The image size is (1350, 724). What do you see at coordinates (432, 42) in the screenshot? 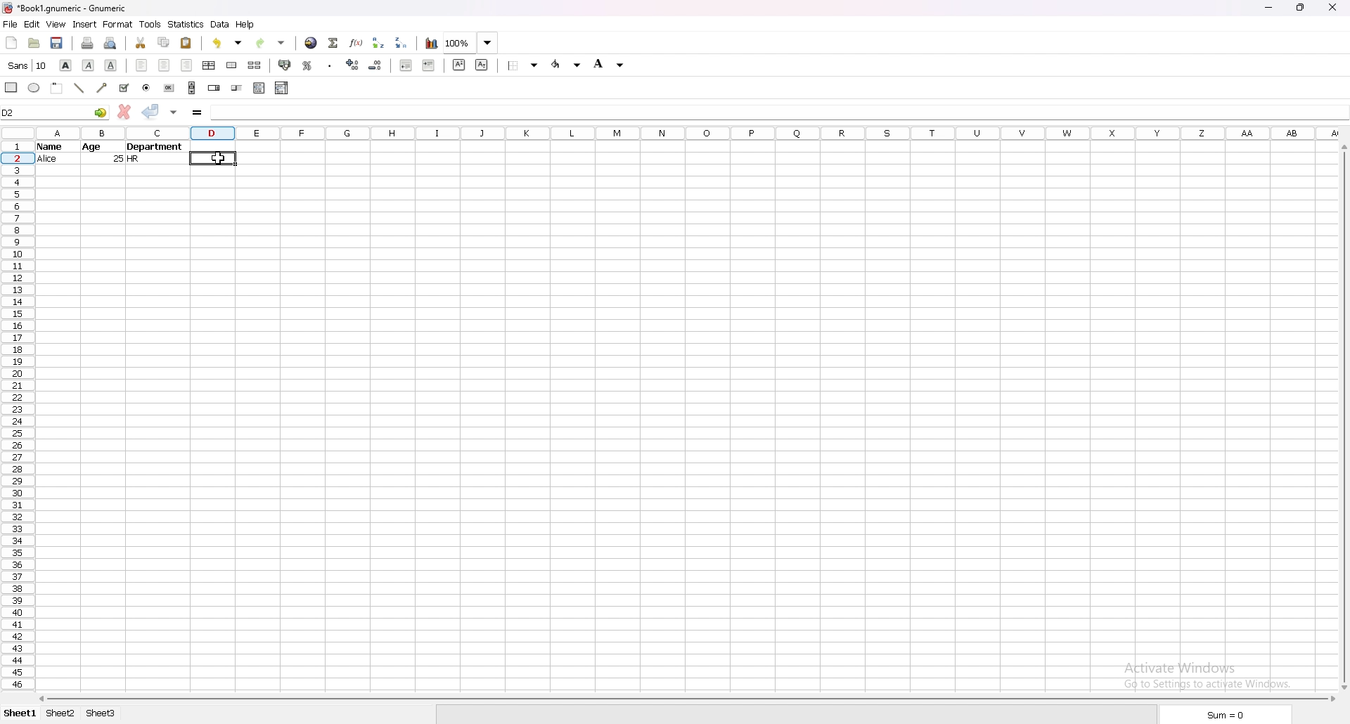
I see `chart` at bounding box center [432, 42].